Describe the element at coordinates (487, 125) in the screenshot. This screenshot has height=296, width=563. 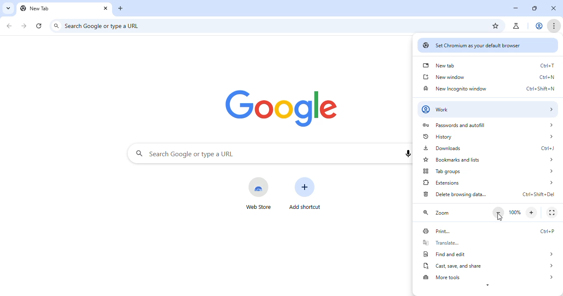
I see `password and autofill` at that location.